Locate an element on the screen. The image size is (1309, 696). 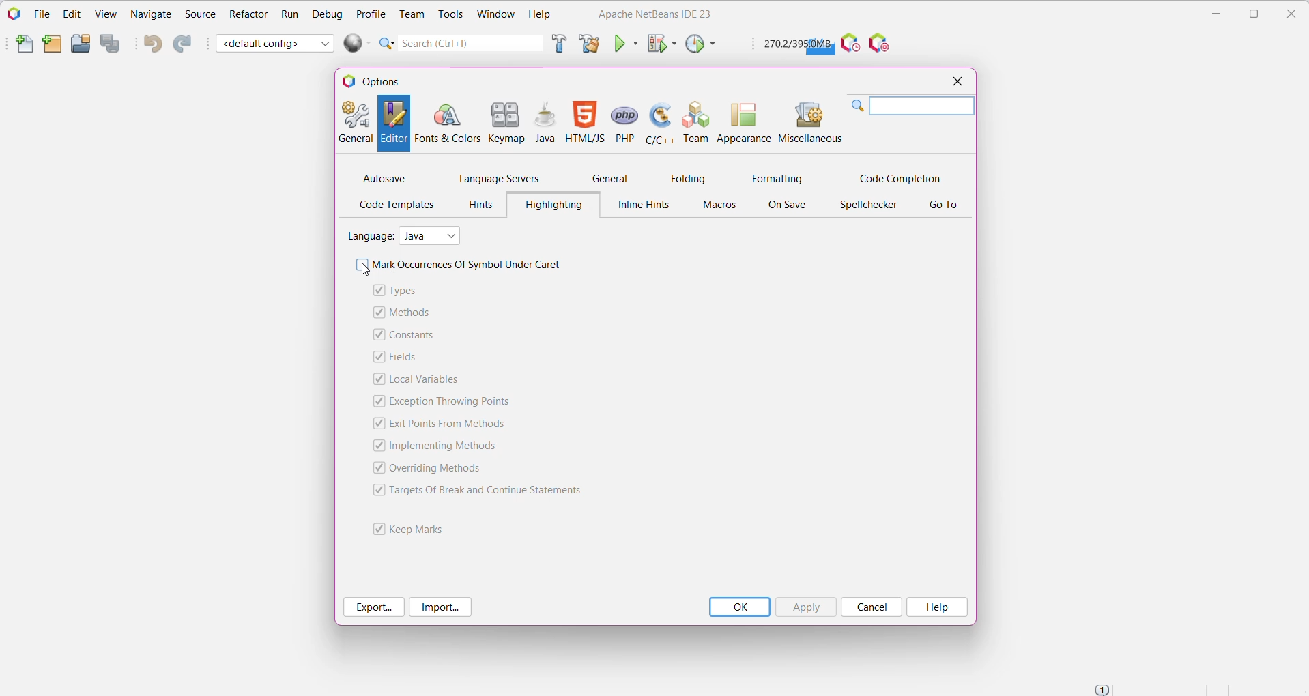
Import is located at coordinates (442, 607).